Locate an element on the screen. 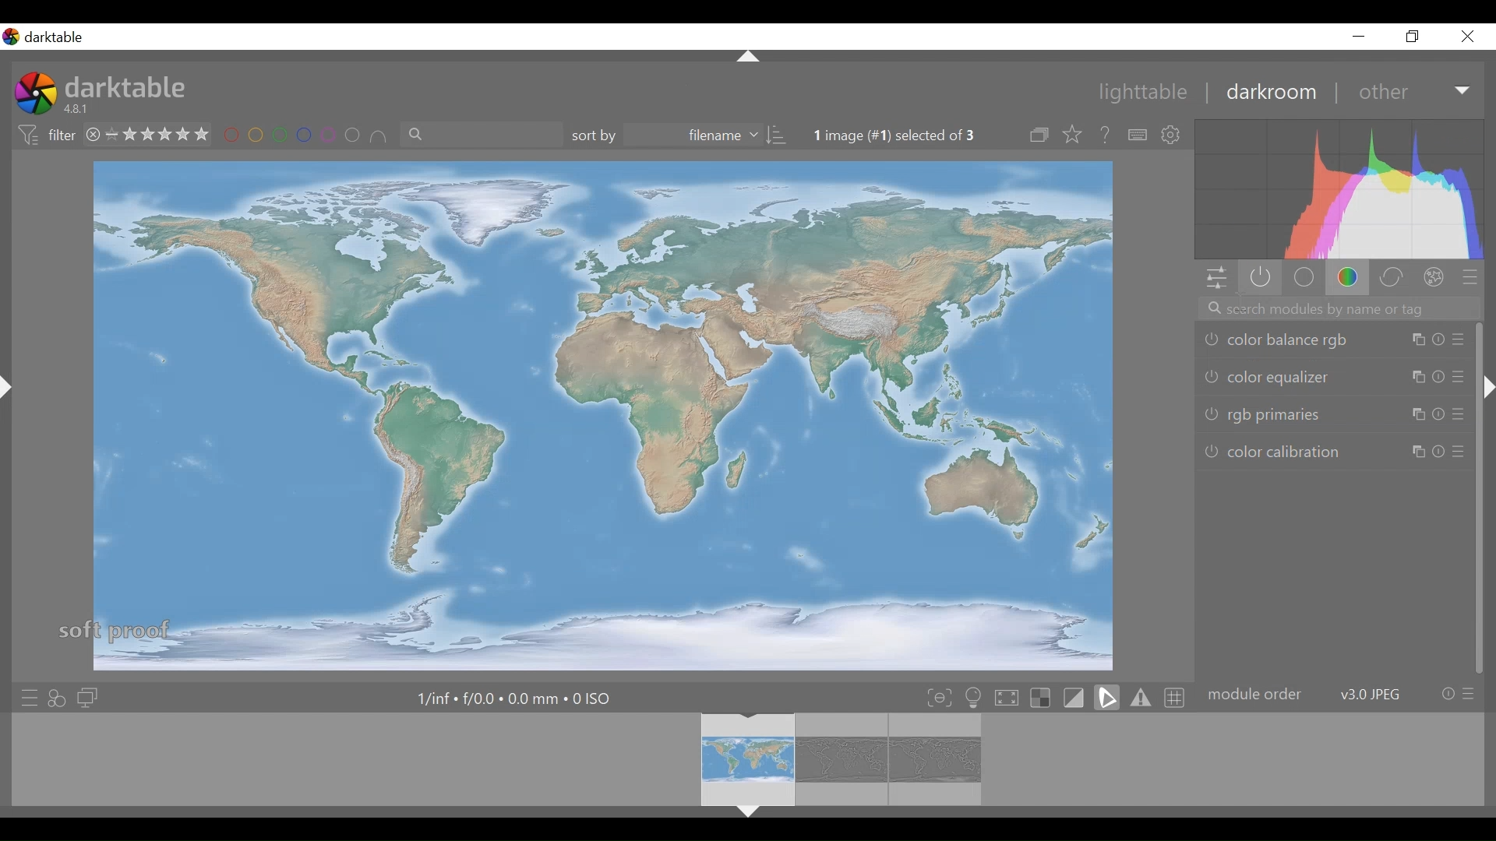 This screenshot has width=1496, height=841. sort by is located at coordinates (679, 136).